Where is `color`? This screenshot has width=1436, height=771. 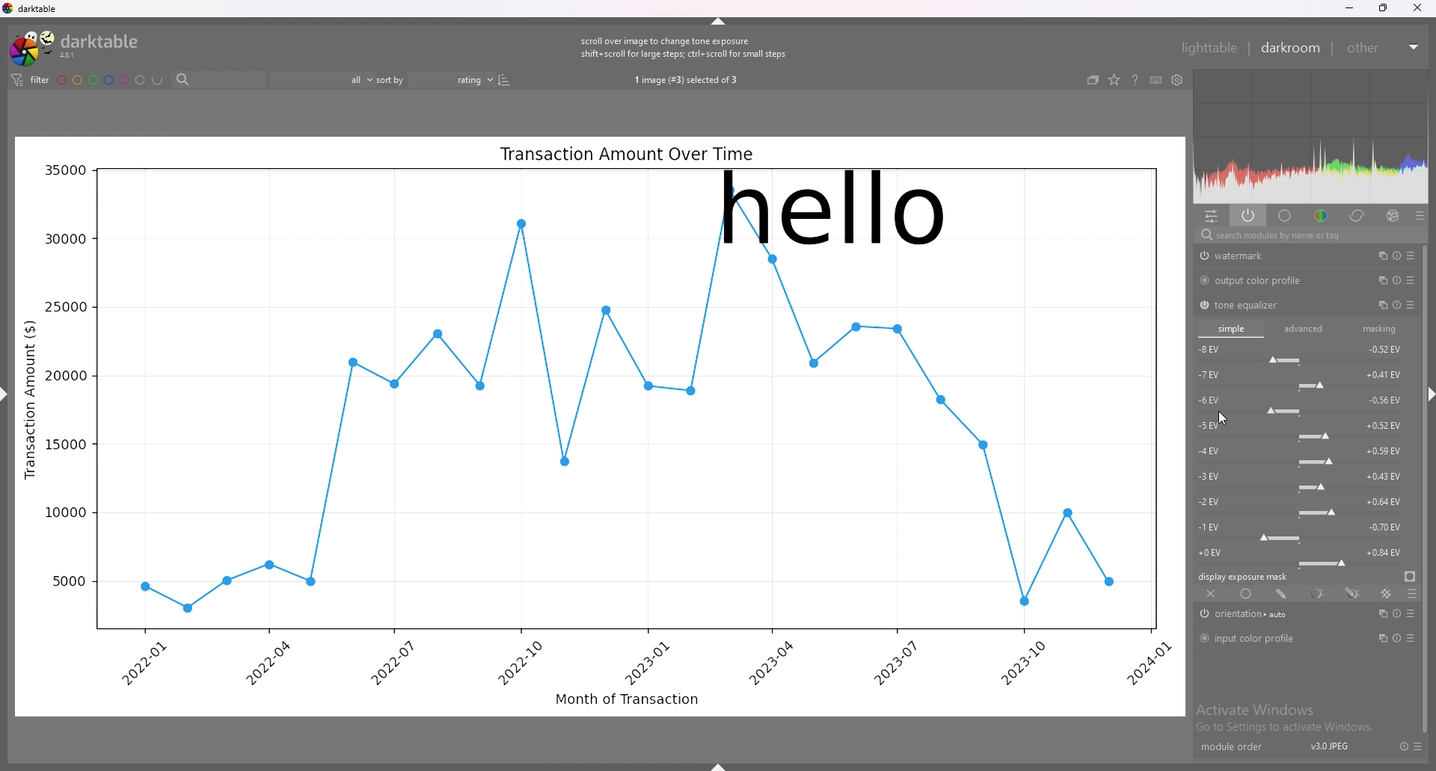
color is located at coordinates (1322, 216).